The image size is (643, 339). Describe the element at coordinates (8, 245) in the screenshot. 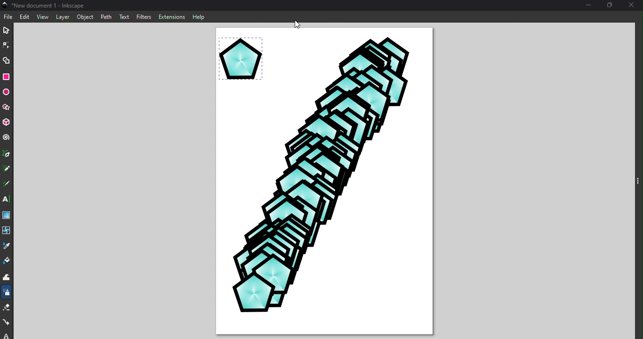

I see `Dropper tool` at that location.